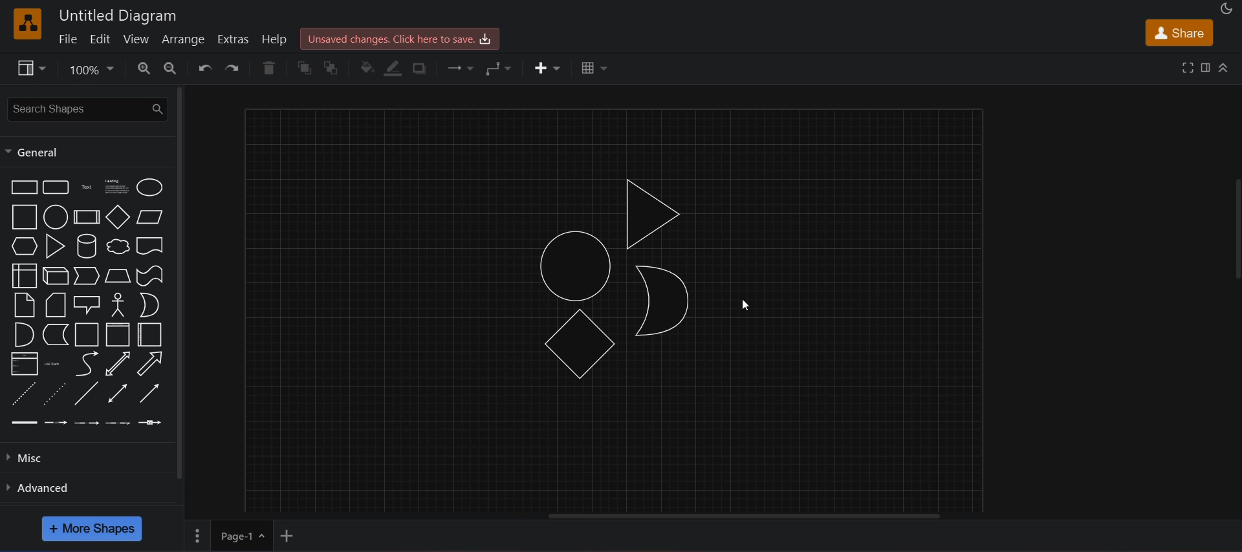 Image resolution: width=1242 pixels, height=552 pixels. Describe the element at coordinates (116, 188) in the screenshot. I see `heading` at that location.